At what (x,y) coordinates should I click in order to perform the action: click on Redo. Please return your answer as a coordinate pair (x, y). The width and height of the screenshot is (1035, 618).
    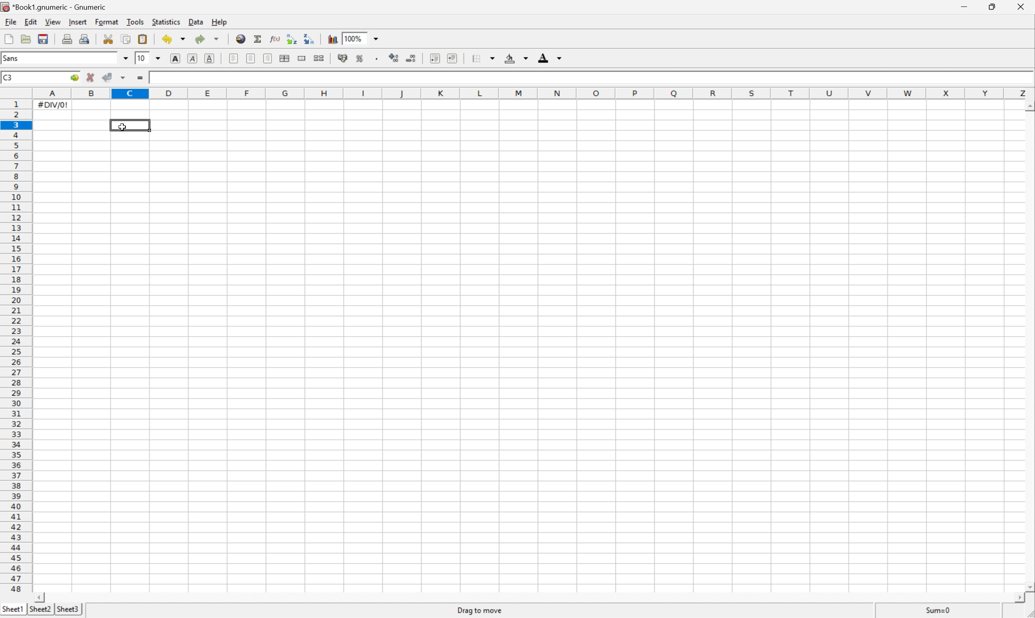
    Looking at the image, I should click on (200, 40).